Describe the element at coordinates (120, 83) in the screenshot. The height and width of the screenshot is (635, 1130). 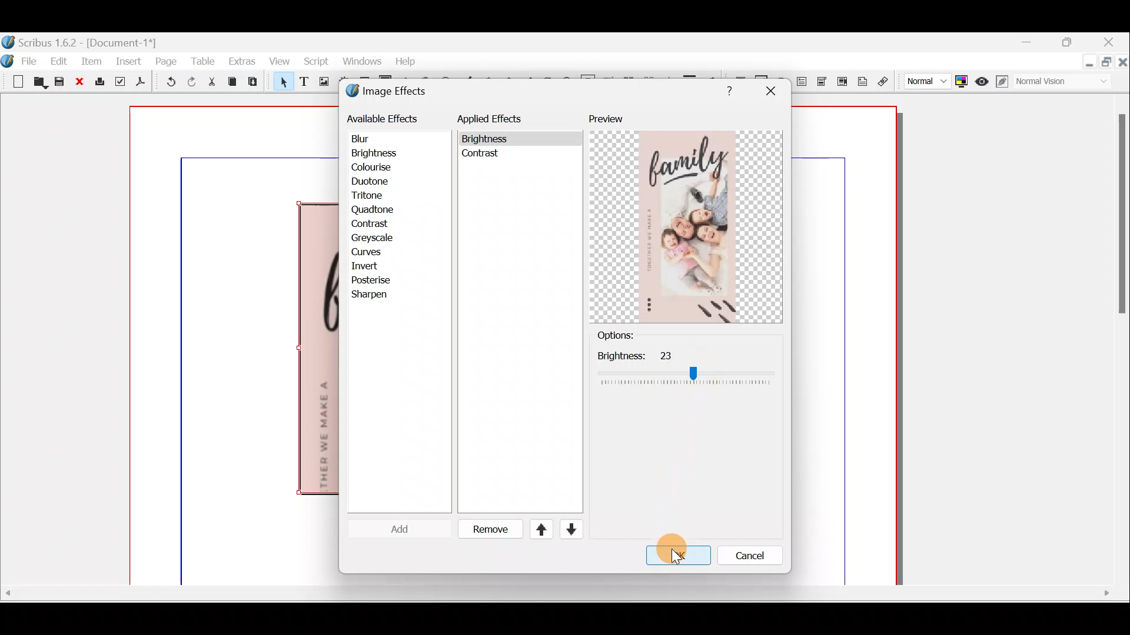
I see `Preflight verifier` at that location.